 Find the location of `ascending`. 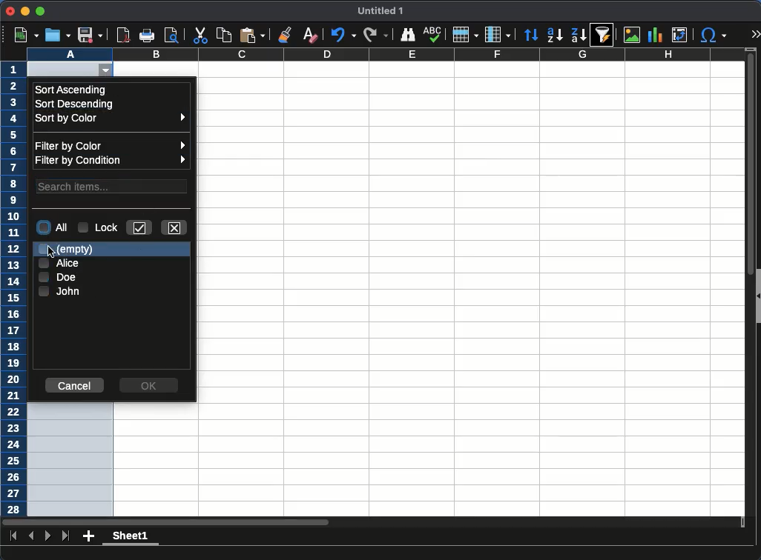

ascending is located at coordinates (555, 36).